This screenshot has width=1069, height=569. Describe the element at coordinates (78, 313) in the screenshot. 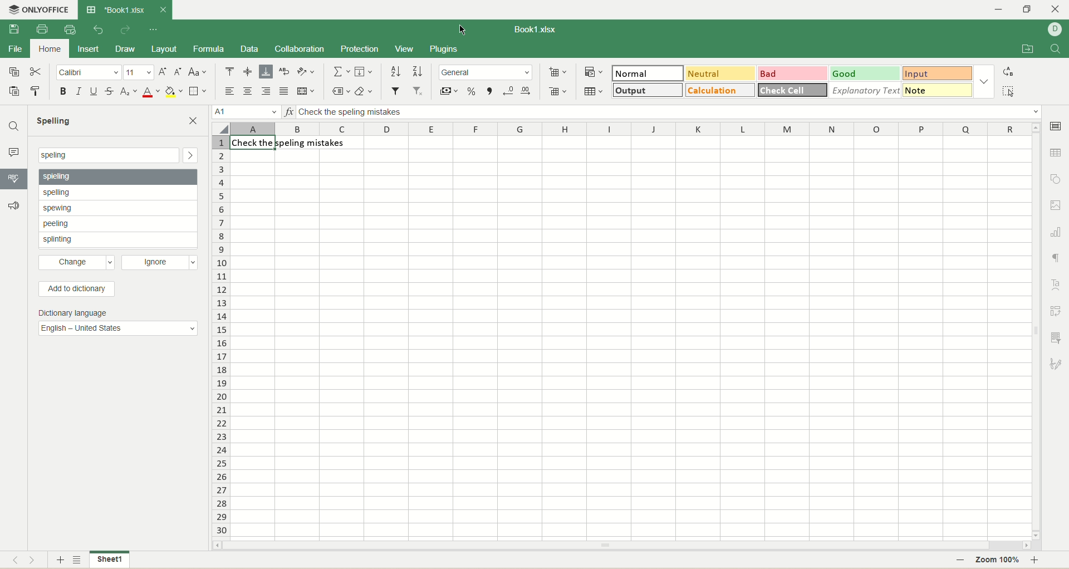

I see `Dictionary language` at that location.